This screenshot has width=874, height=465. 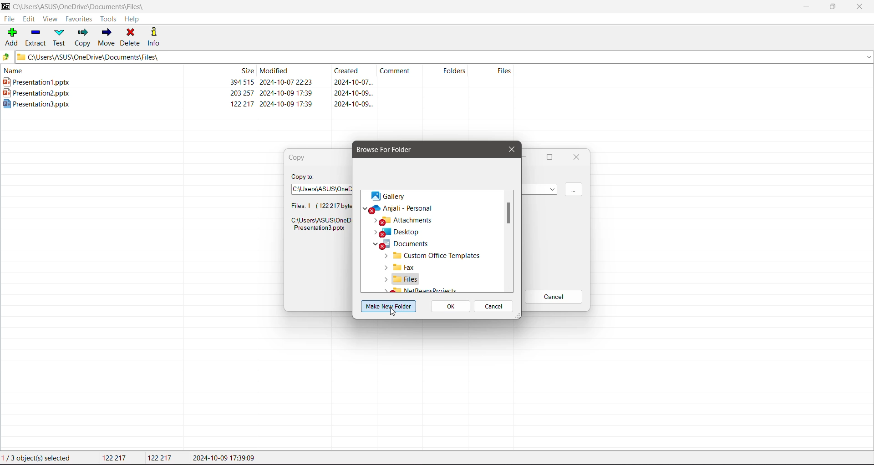 I want to click on Documents, so click(x=401, y=244).